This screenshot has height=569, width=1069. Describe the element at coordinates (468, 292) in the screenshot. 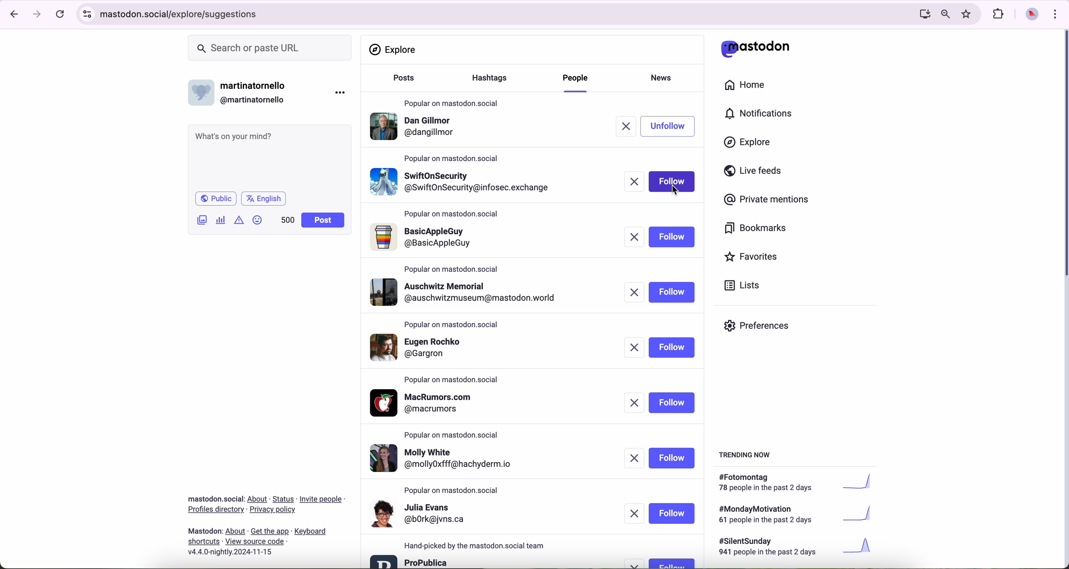

I see `profile` at that location.